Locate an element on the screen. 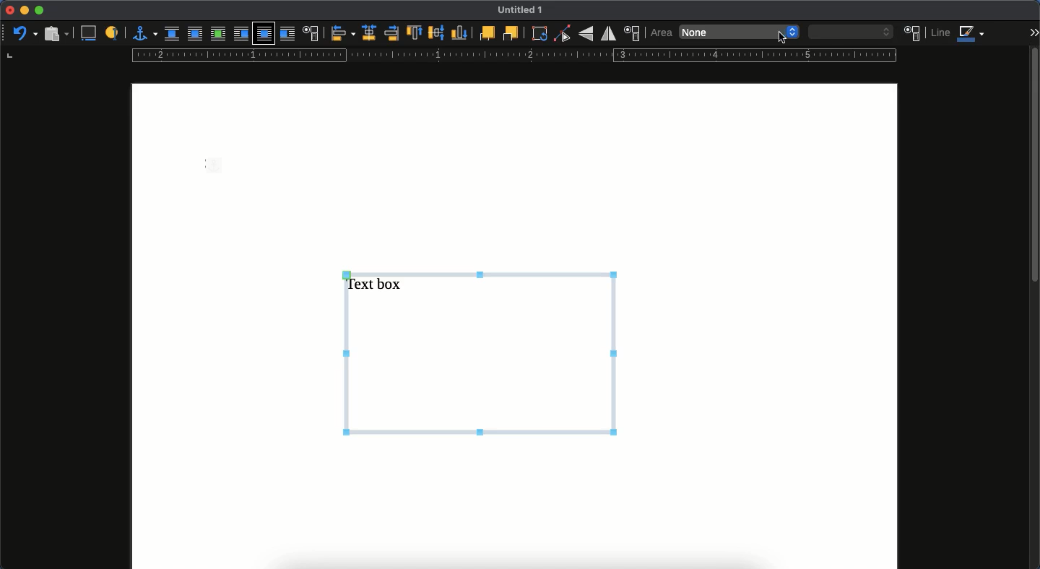  point end mode is located at coordinates (563, 34).